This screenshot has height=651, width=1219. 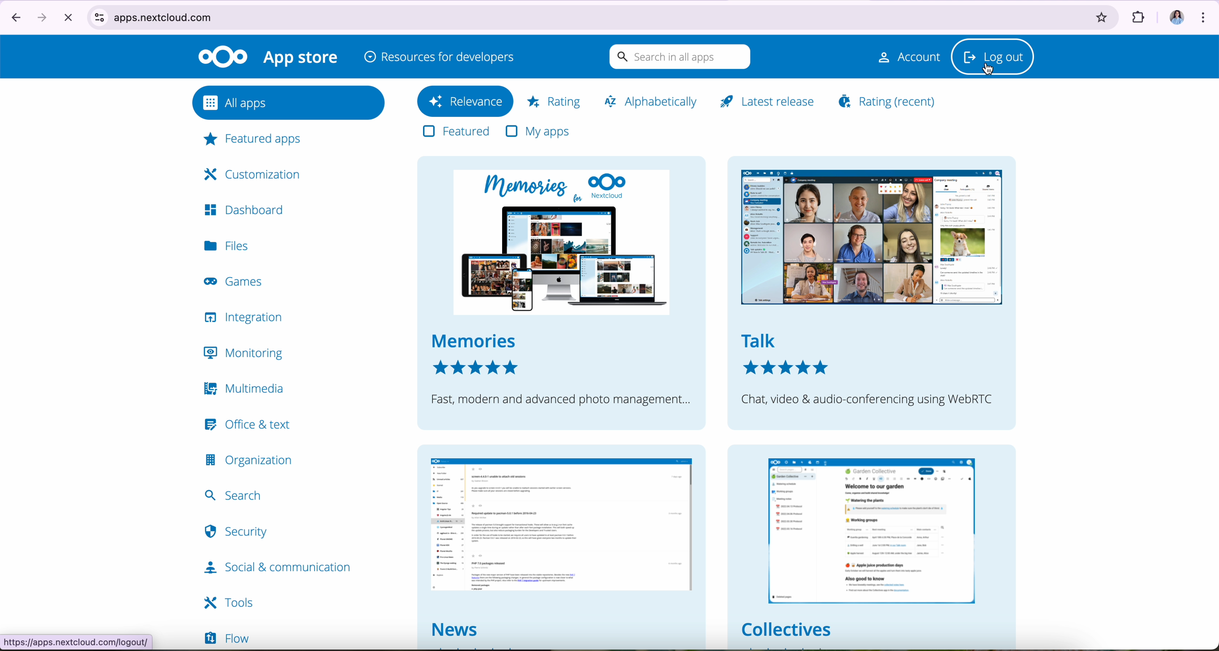 What do you see at coordinates (247, 459) in the screenshot?
I see `organization` at bounding box center [247, 459].